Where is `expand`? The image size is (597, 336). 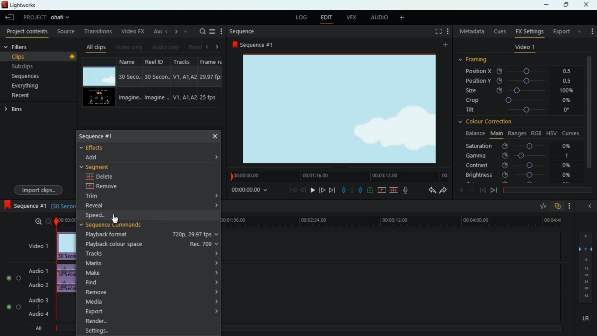 expand is located at coordinates (215, 282).